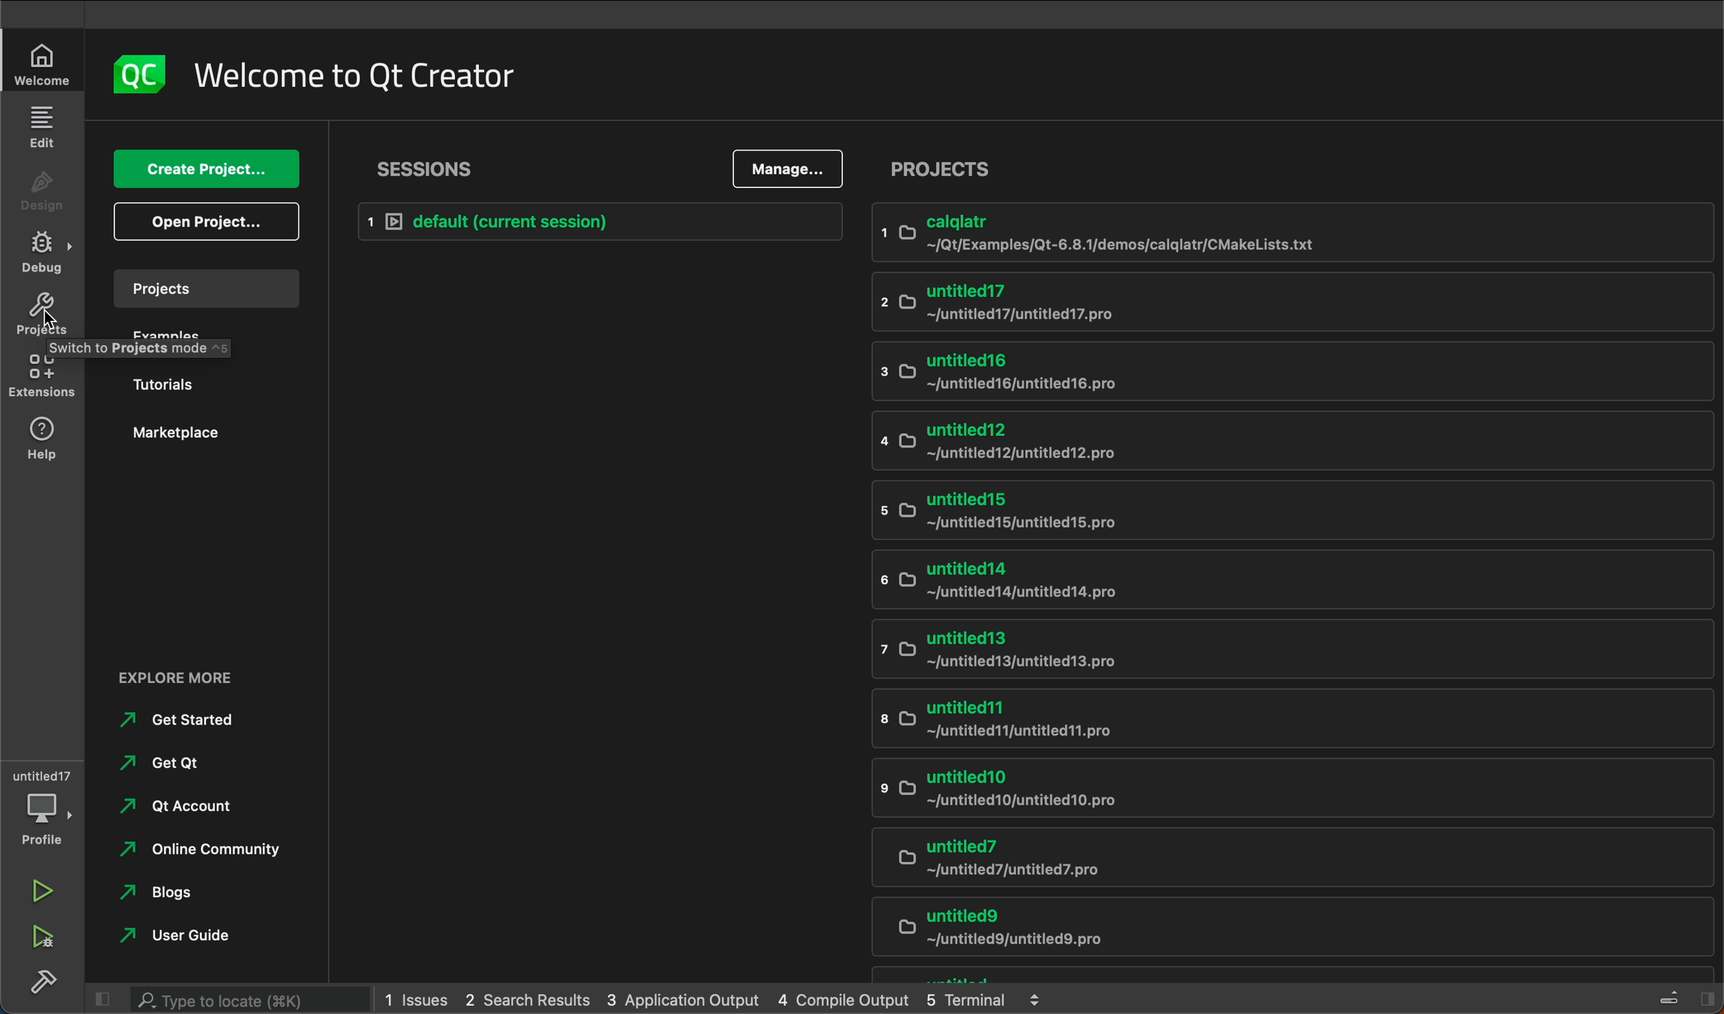  I want to click on online community, so click(211, 852).